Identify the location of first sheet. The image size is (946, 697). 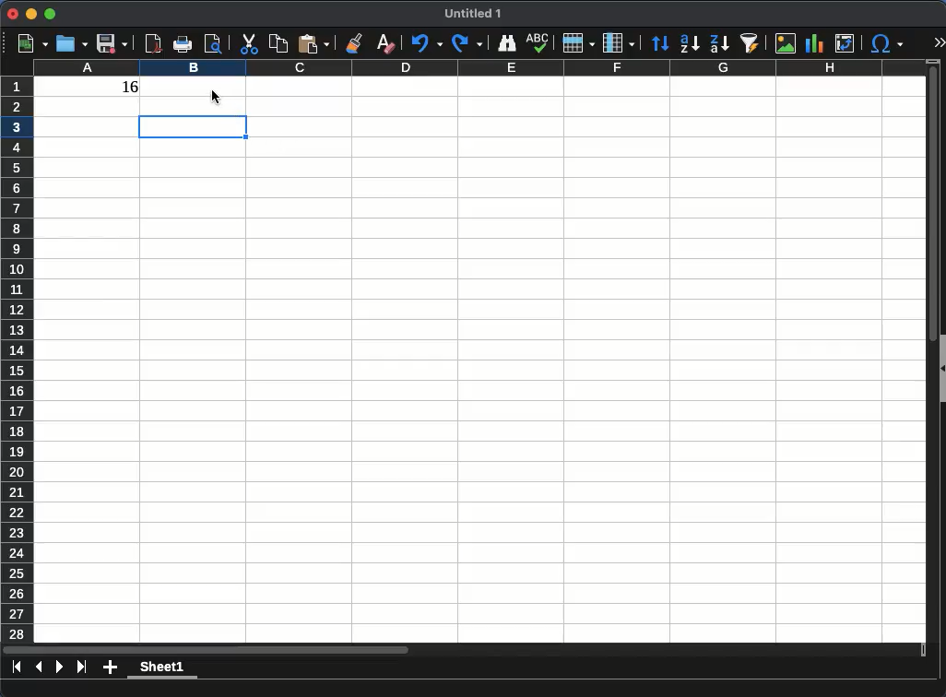
(18, 667).